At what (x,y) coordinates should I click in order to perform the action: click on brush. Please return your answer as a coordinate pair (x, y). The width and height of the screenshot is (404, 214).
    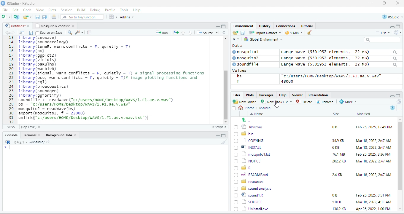
    Looking at the image, I should click on (225, 142).